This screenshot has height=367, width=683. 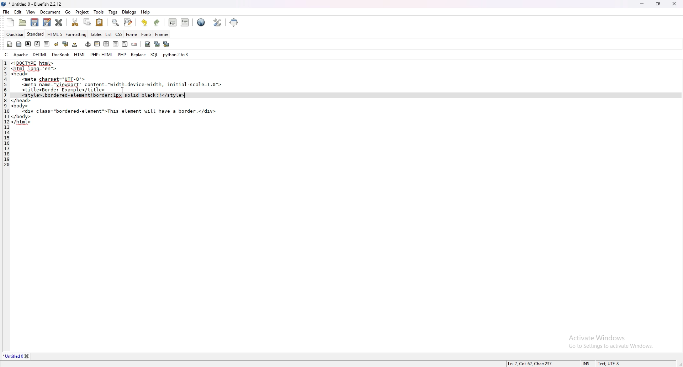 What do you see at coordinates (116, 23) in the screenshot?
I see `show find bar` at bounding box center [116, 23].